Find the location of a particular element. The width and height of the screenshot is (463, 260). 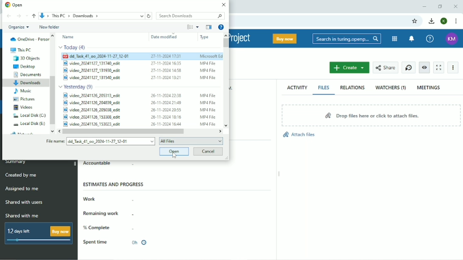

Cursor is located at coordinates (176, 155).